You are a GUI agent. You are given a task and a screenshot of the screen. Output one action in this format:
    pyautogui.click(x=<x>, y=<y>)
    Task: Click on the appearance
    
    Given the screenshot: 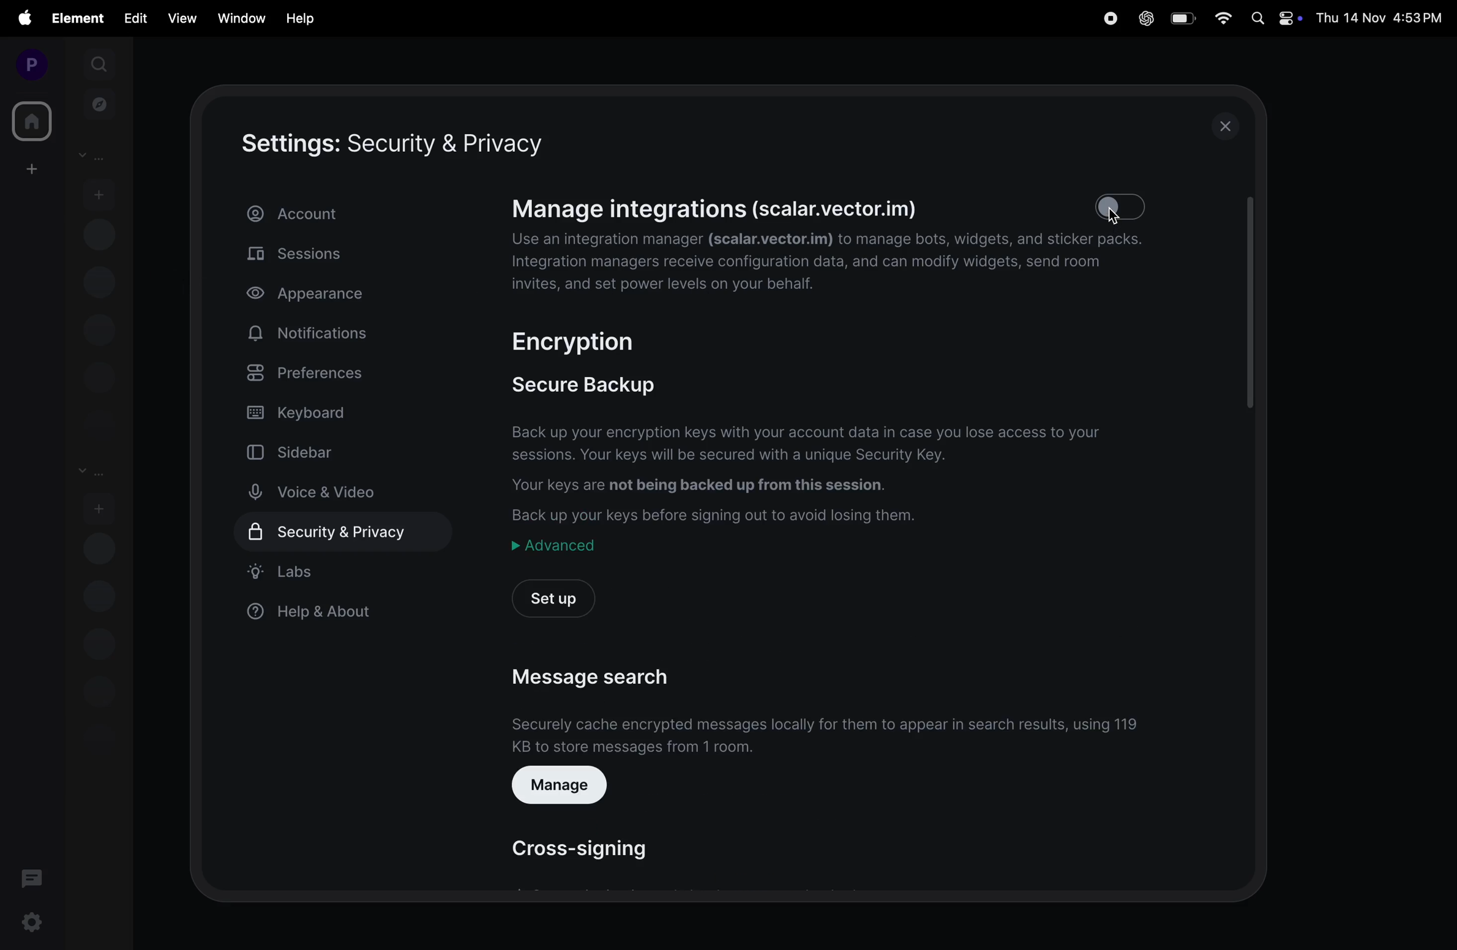 What is the action you would take?
    pyautogui.click(x=306, y=296)
    